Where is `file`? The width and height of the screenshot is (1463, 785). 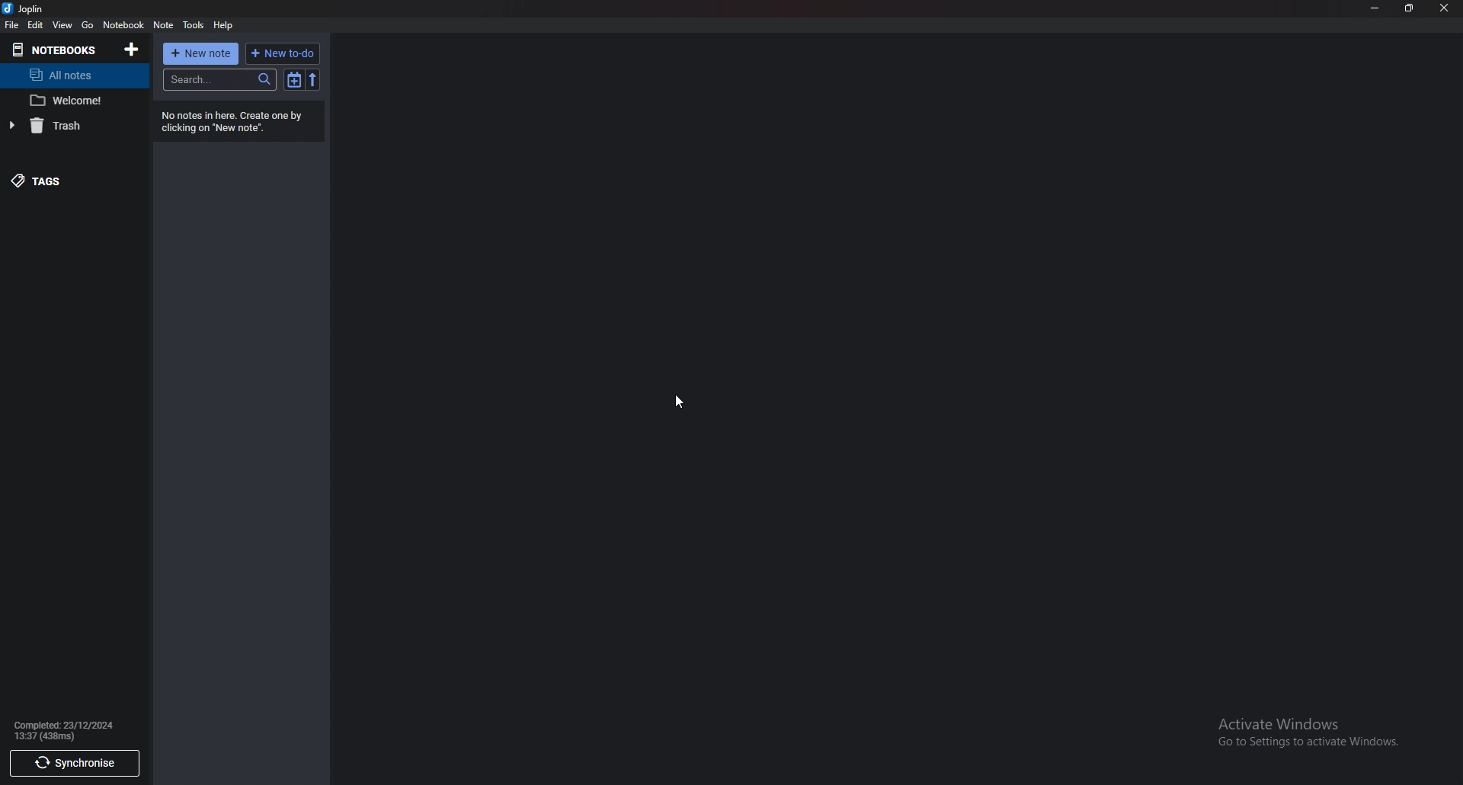 file is located at coordinates (11, 26).